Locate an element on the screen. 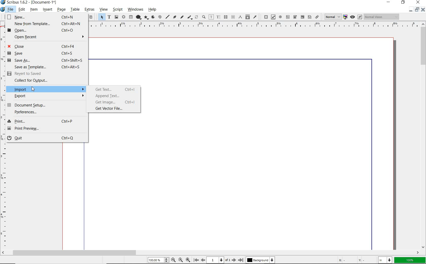 The width and height of the screenshot is (426, 264). link annotation is located at coordinates (317, 17).